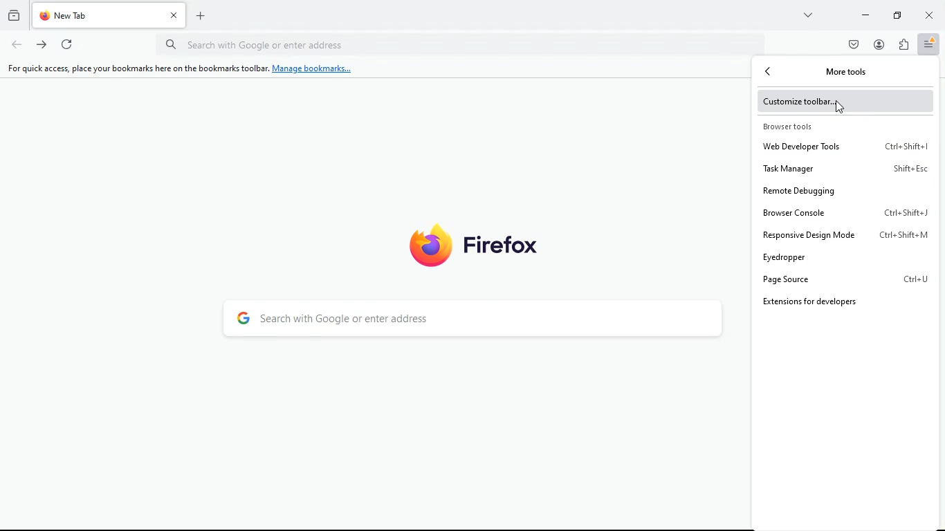 The image size is (945, 531). Describe the element at coordinates (806, 15) in the screenshot. I see `more` at that location.